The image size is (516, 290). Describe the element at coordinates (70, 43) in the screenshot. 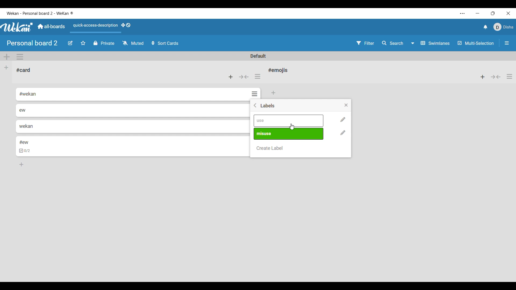

I see `Edit` at that location.